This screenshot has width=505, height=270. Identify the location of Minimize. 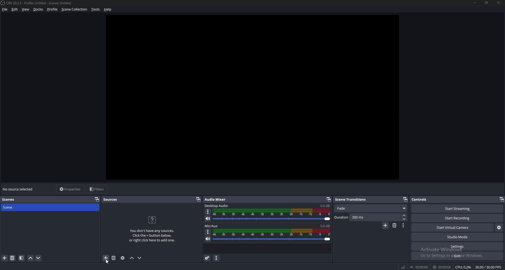
(474, 3).